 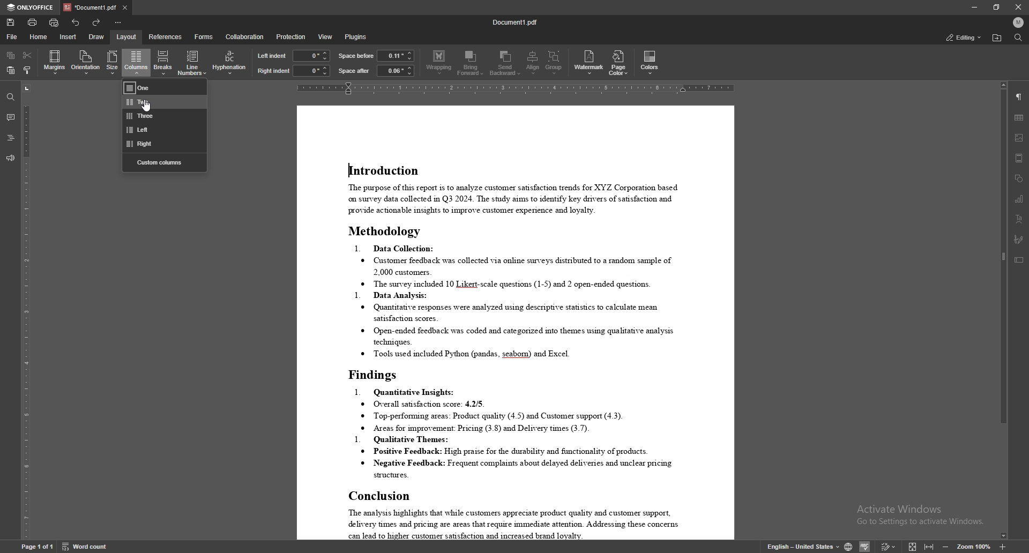 I want to click on table, so click(x=1019, y=118).